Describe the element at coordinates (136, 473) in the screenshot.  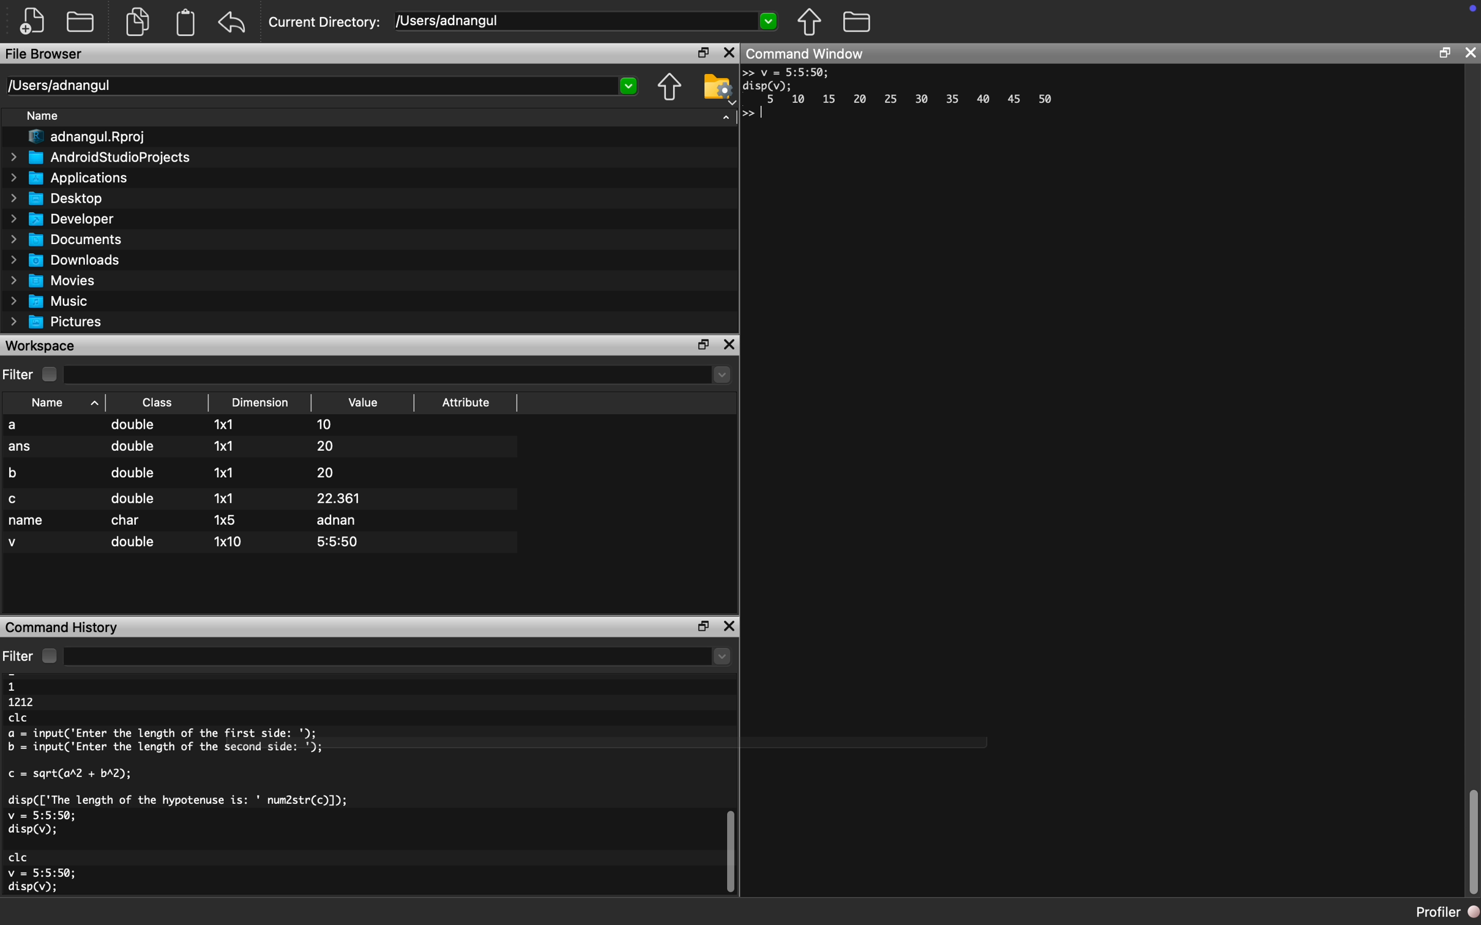
I see `double` at that location.